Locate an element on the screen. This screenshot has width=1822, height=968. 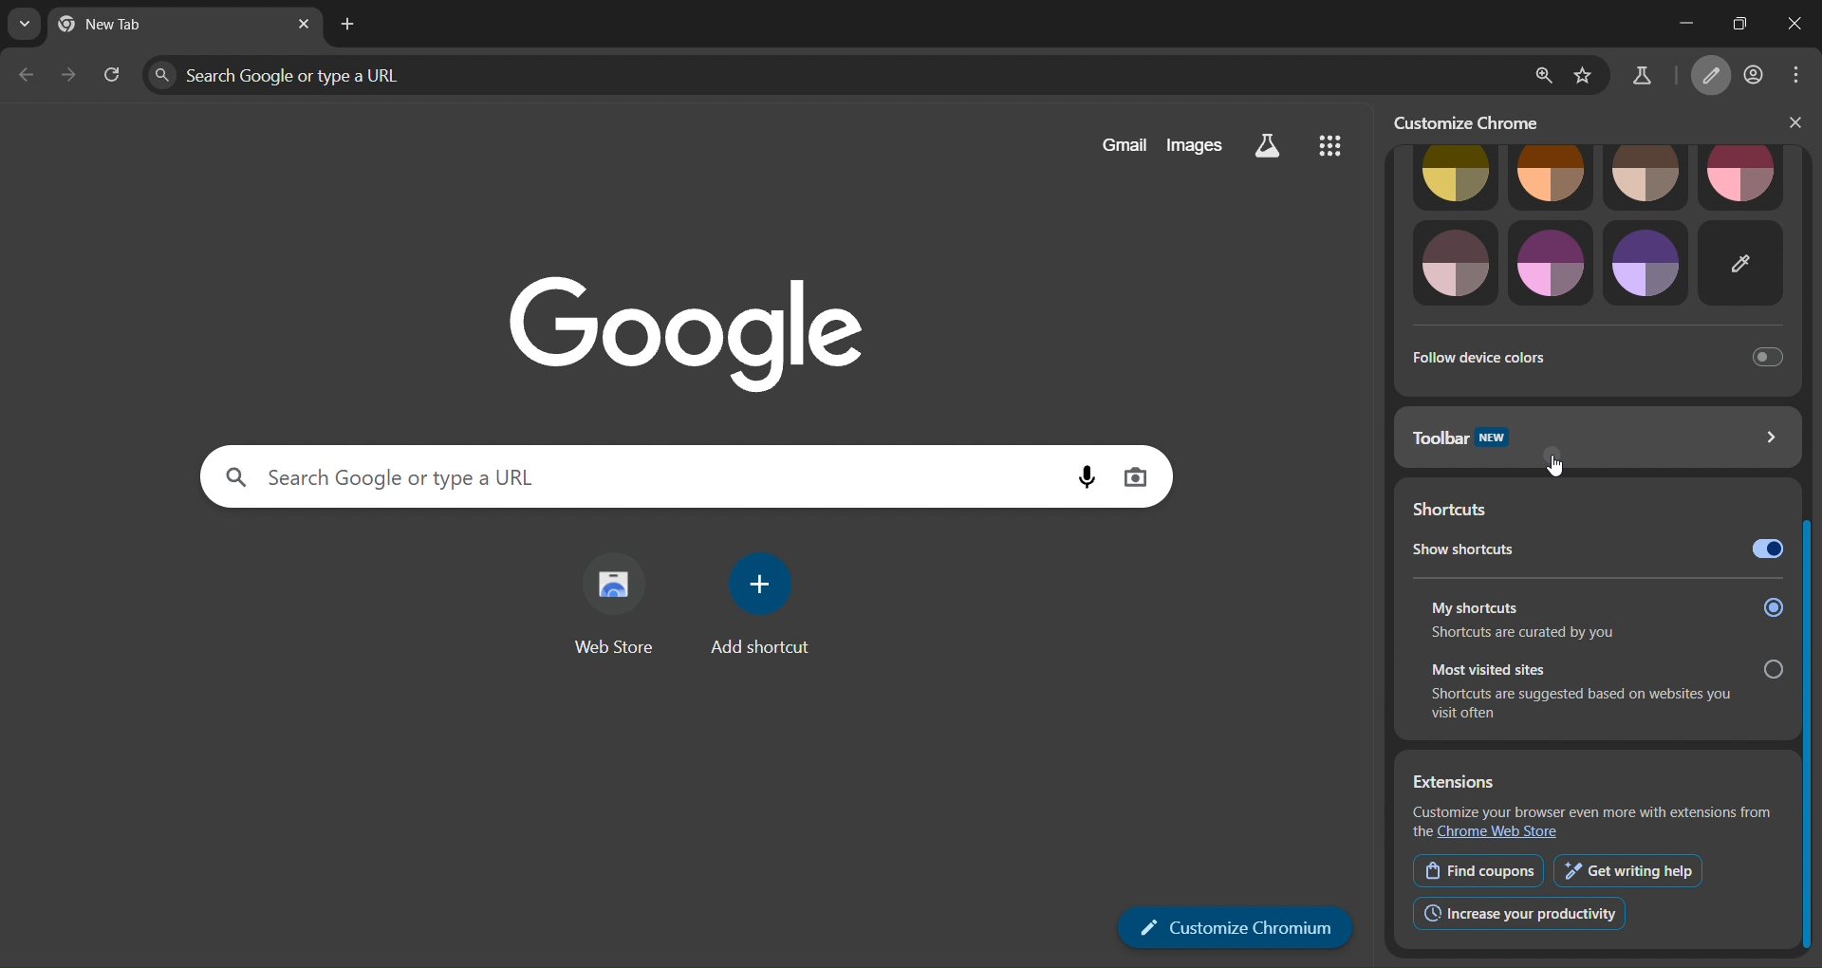
theme is located at coordinates (1552, 263).